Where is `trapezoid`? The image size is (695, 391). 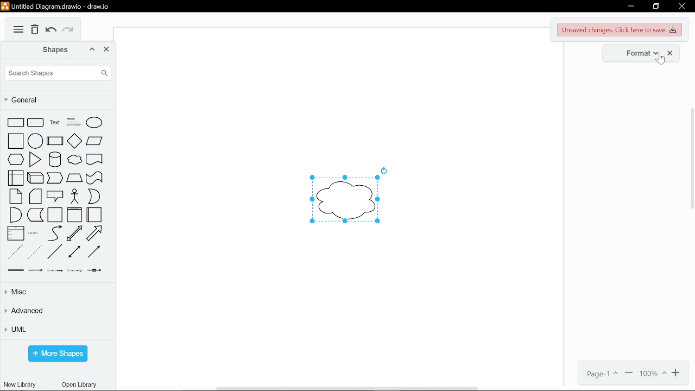
trapezoid is located at coordinates (75, 178).